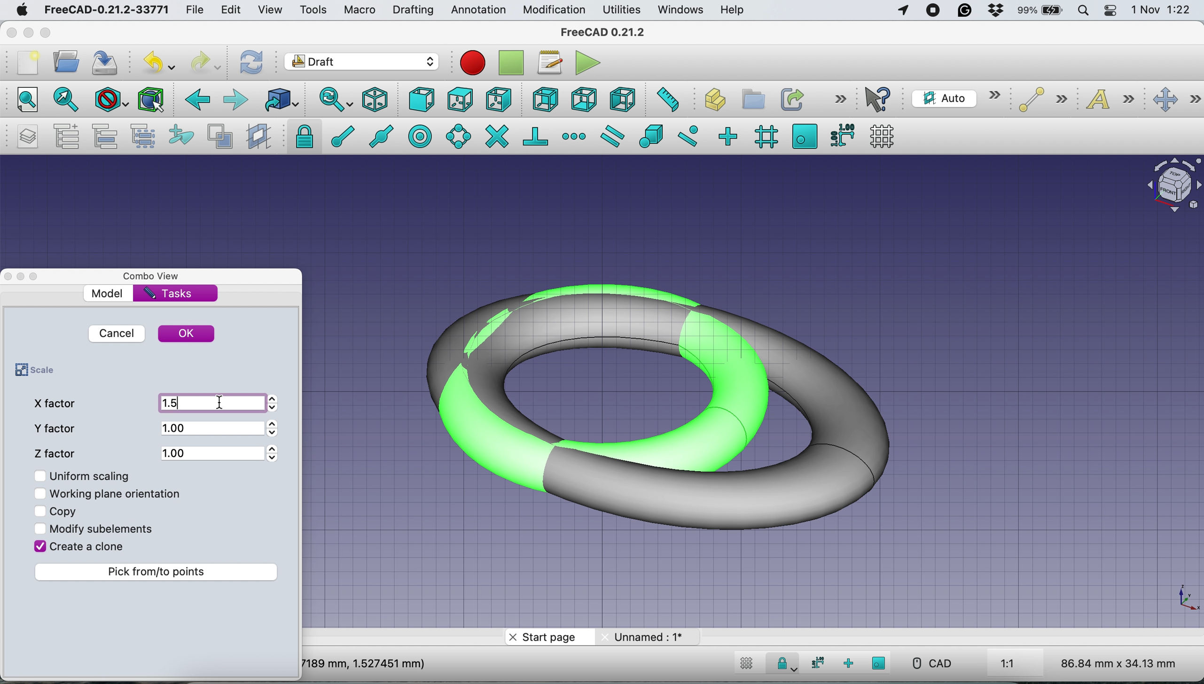 The height and width of the screenshot is (684, 1204). Describe the element at coordinates (927, 663) in the screenshot. I see `CAD` at that location.